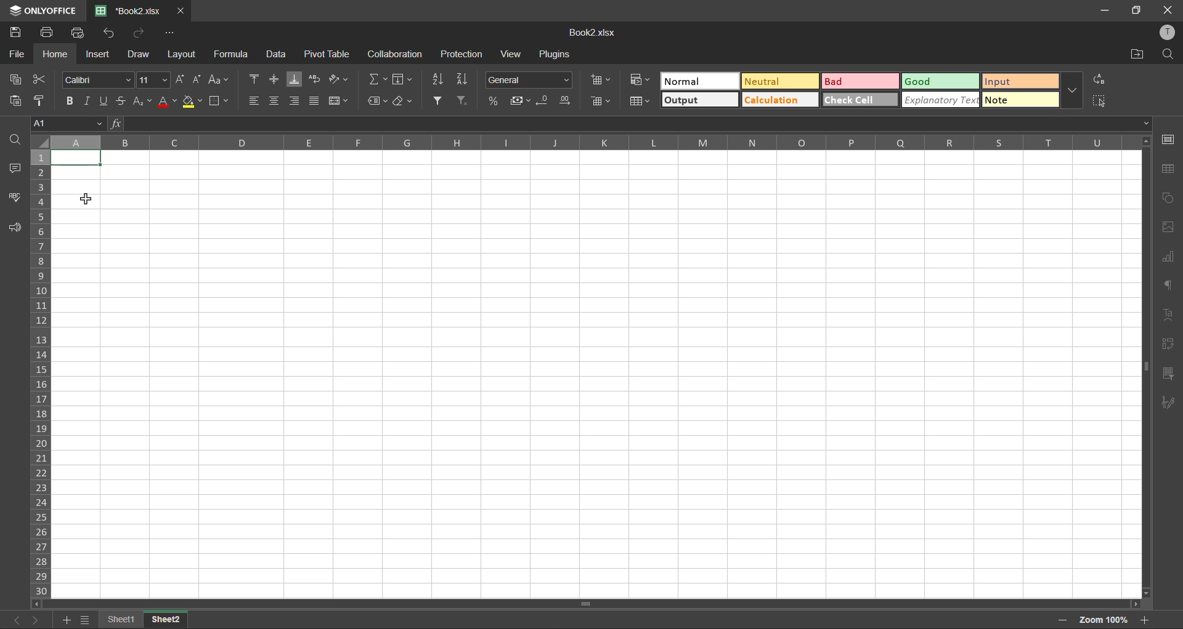 This screenshot has width=1183, height=629. Describe the element at coordinates (1166, 404) in the screenshot. I see `signature` at that location.